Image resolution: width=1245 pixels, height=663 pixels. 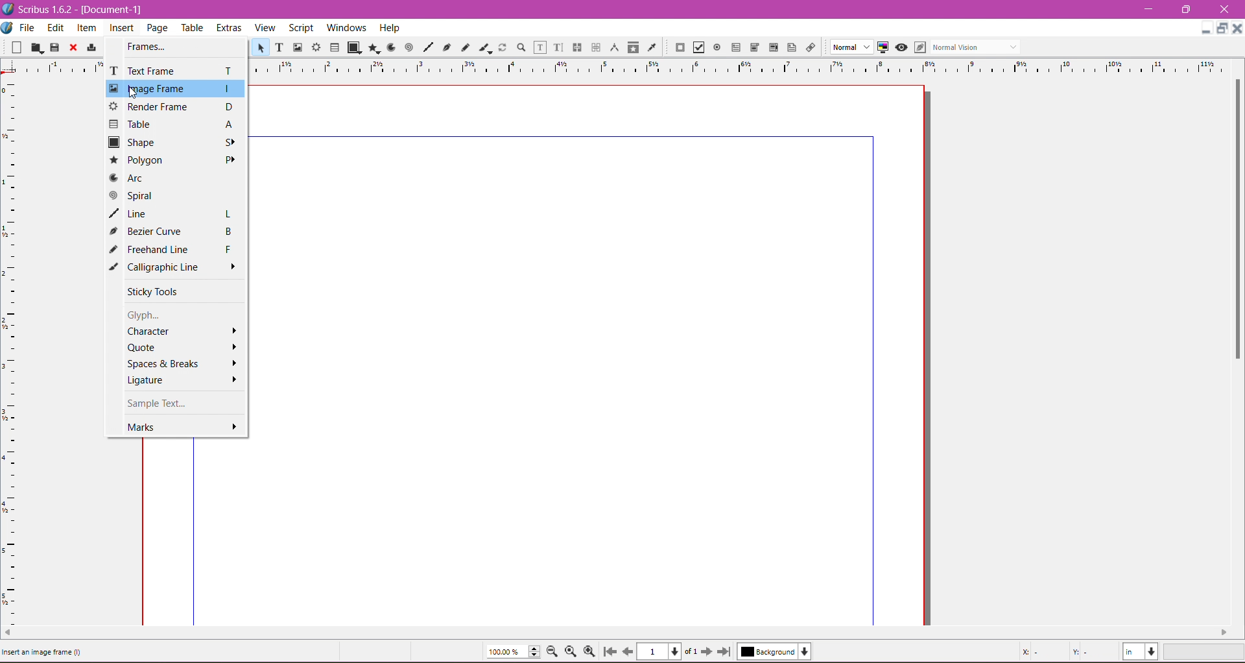 What do you see at coordinates (652, 47) in the screenshot?
I see `Eye Dropper` at bounding box center [652, 47].